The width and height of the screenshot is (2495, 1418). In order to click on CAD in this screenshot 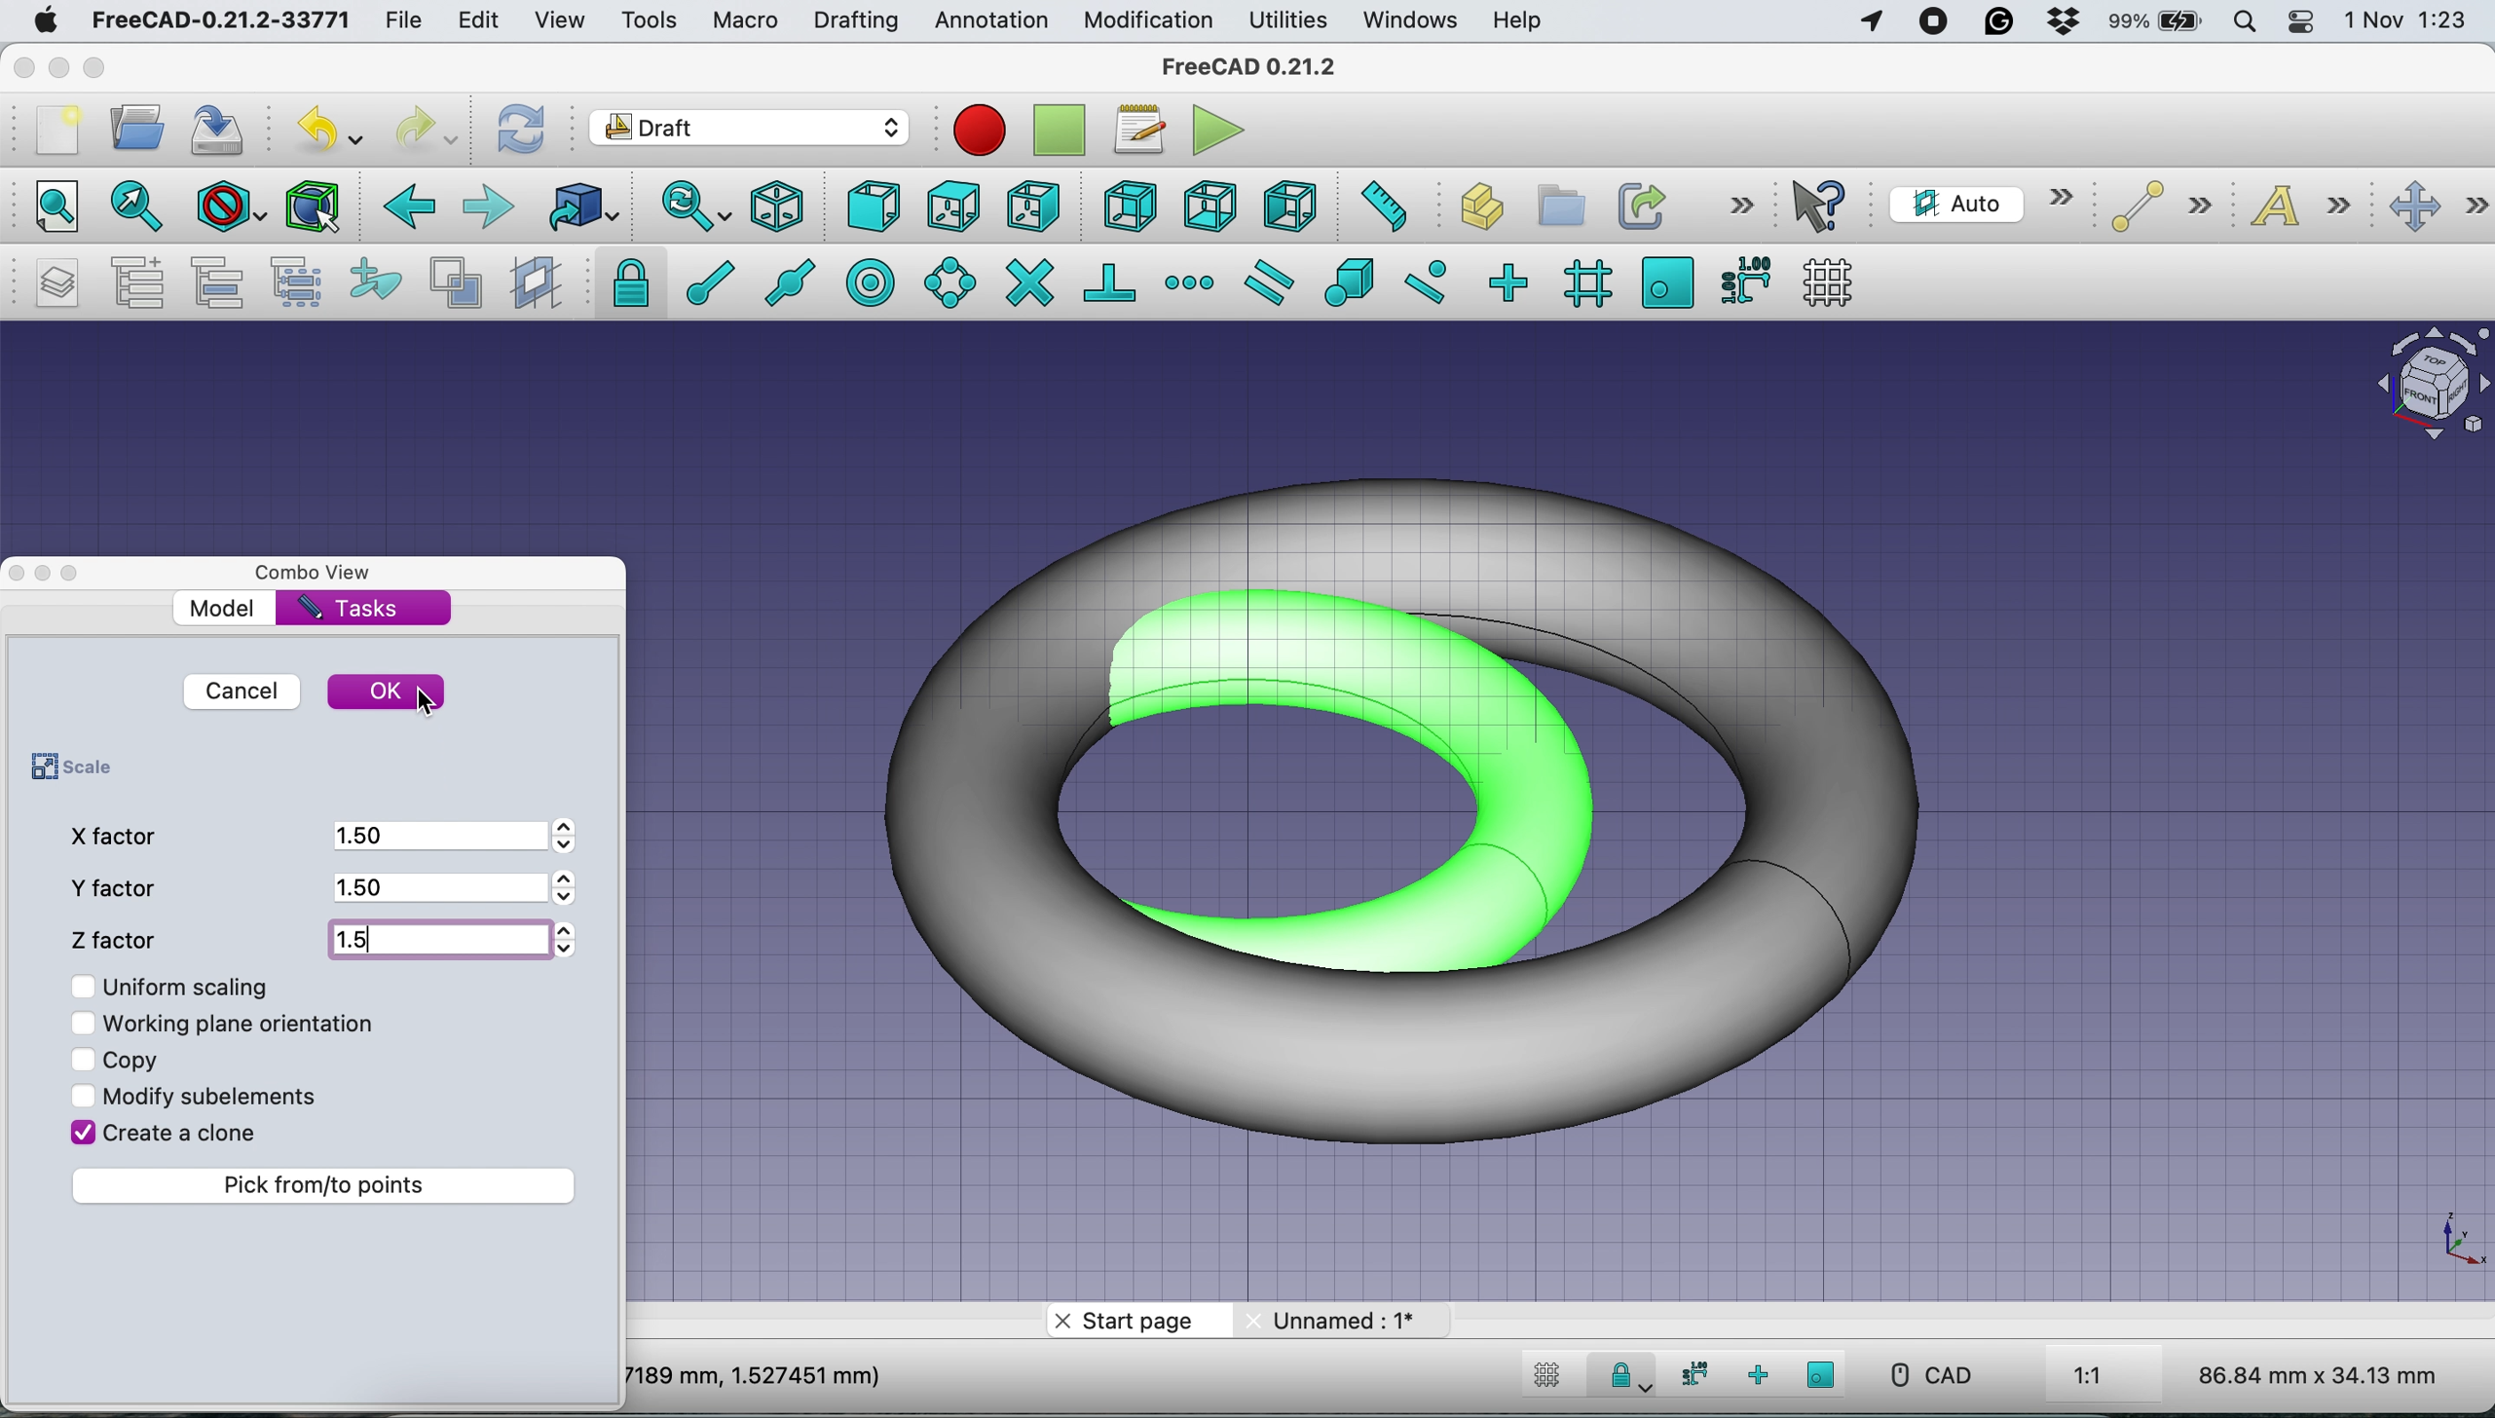, I will do `click(1921, 1375)`.